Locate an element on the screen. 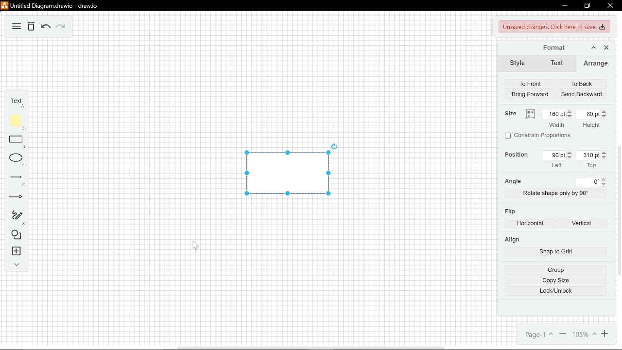 This screenshot has height=350, width=622. redo is located at coordinates (61, 28).